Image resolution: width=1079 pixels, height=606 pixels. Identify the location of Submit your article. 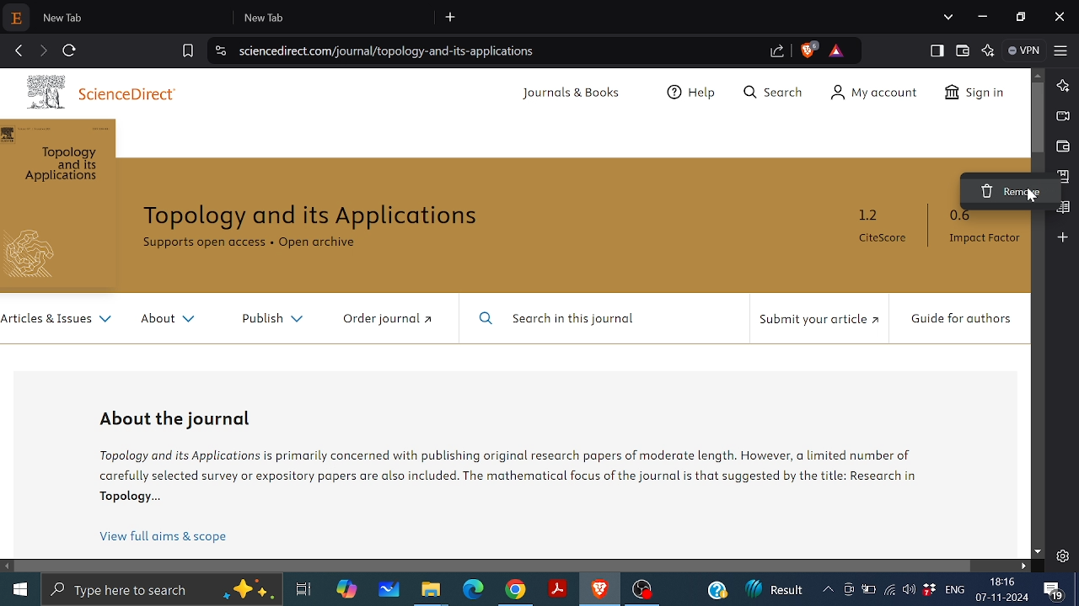
(818, 319).